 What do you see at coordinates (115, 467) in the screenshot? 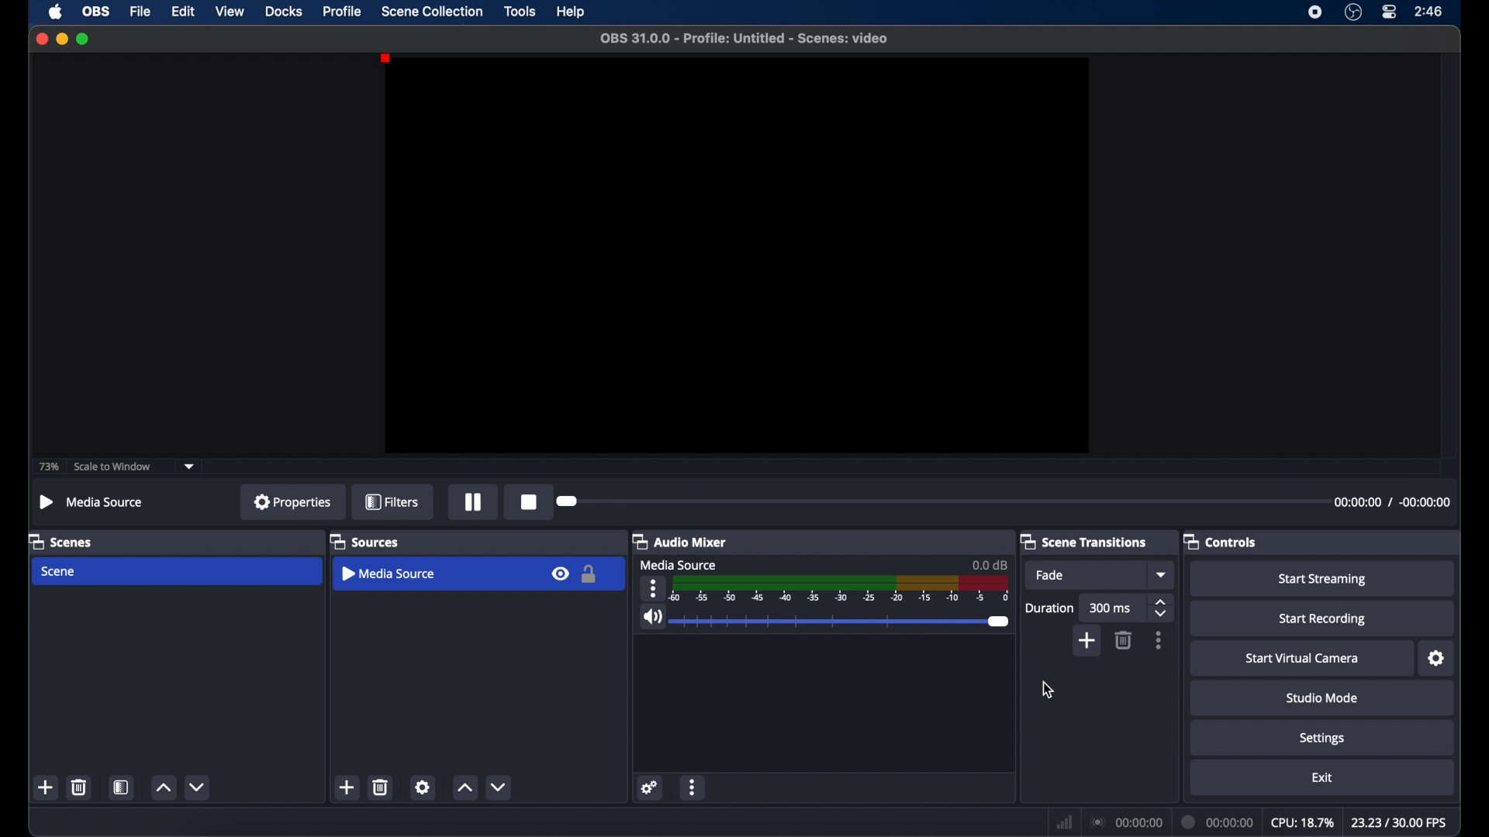
I see `scale to window` at bounding box center [115, 467].